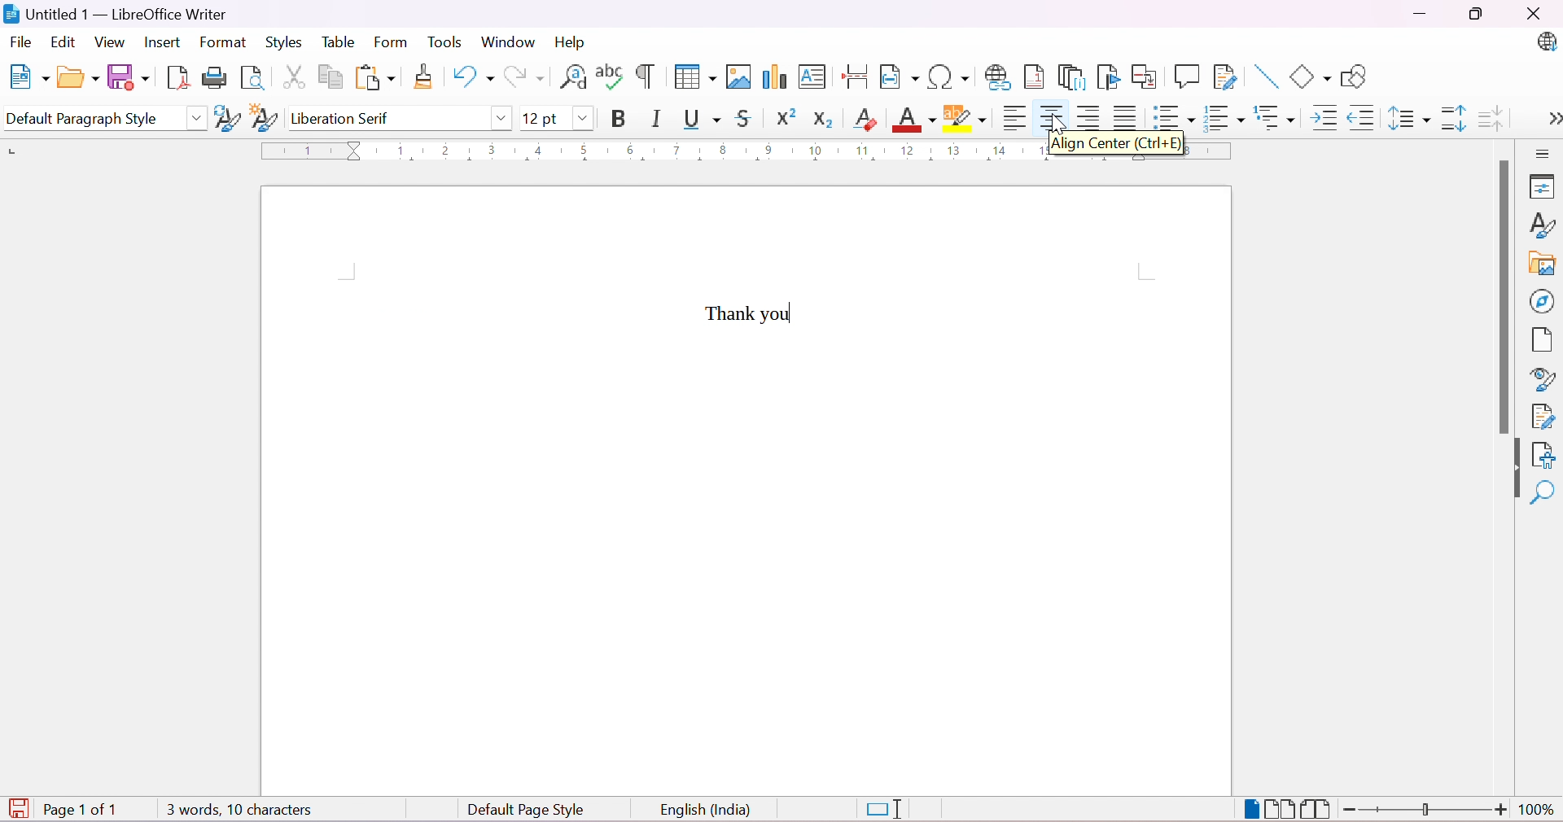 The height and width of the screenshot is (822, 1563). I want to click on Undo, so click(470, 77).